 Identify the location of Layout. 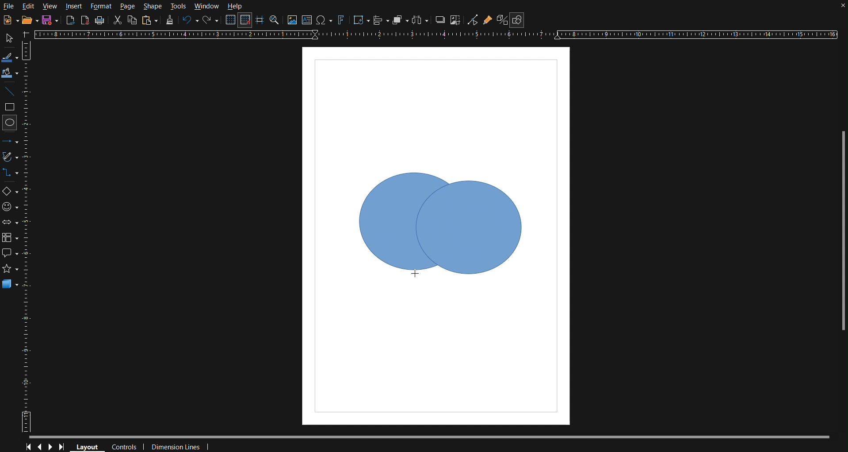
(90, 446).